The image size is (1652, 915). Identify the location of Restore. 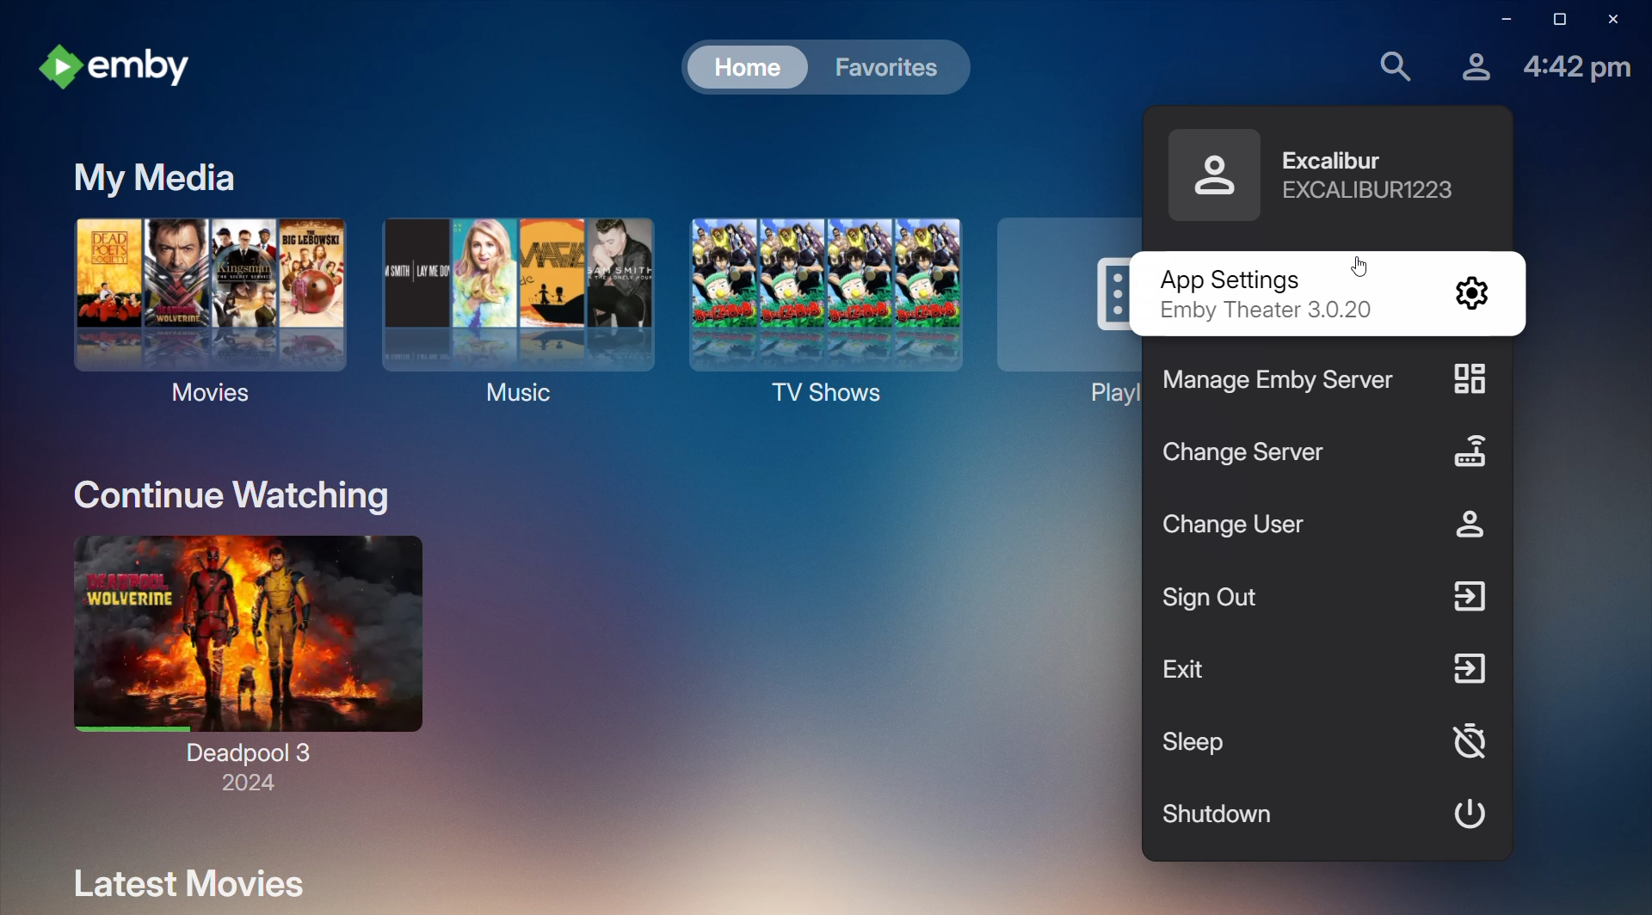
(1554, 21).